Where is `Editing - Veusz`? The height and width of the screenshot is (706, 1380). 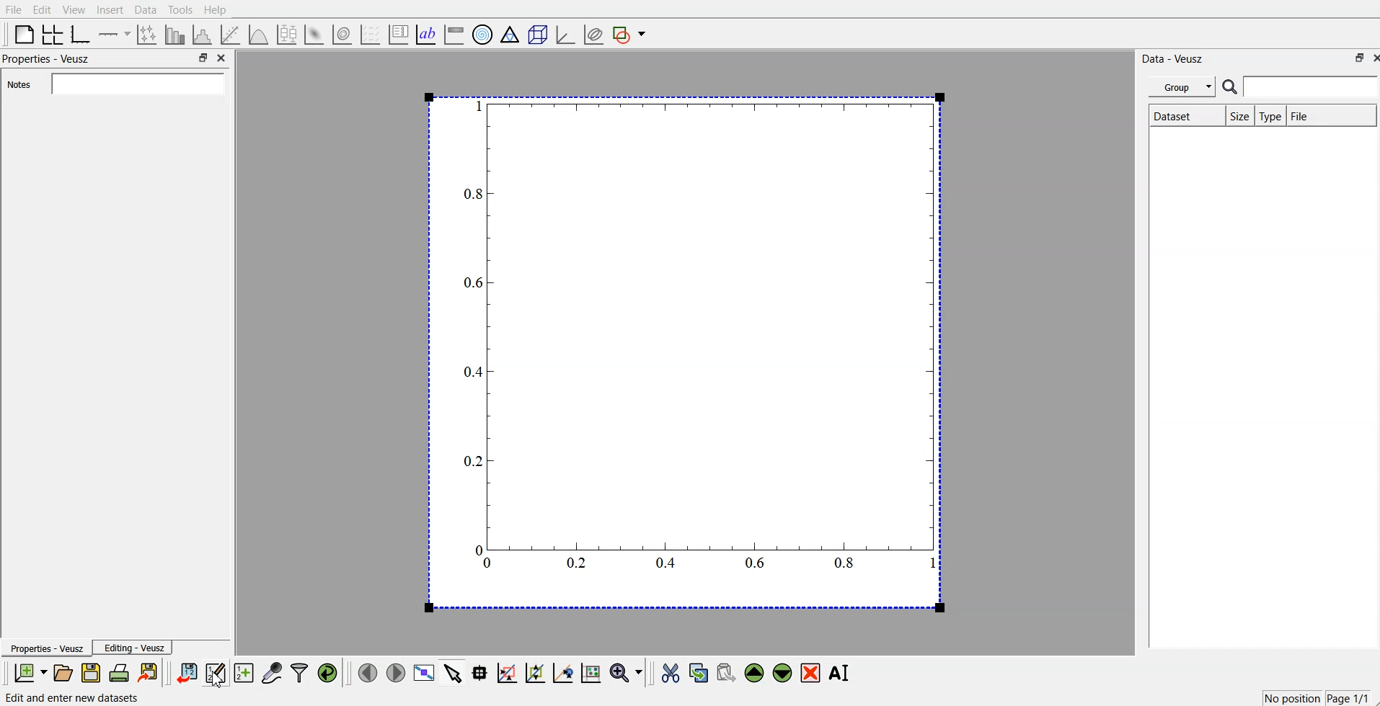 Editing - Veusz is located at coordinates (135, 648).